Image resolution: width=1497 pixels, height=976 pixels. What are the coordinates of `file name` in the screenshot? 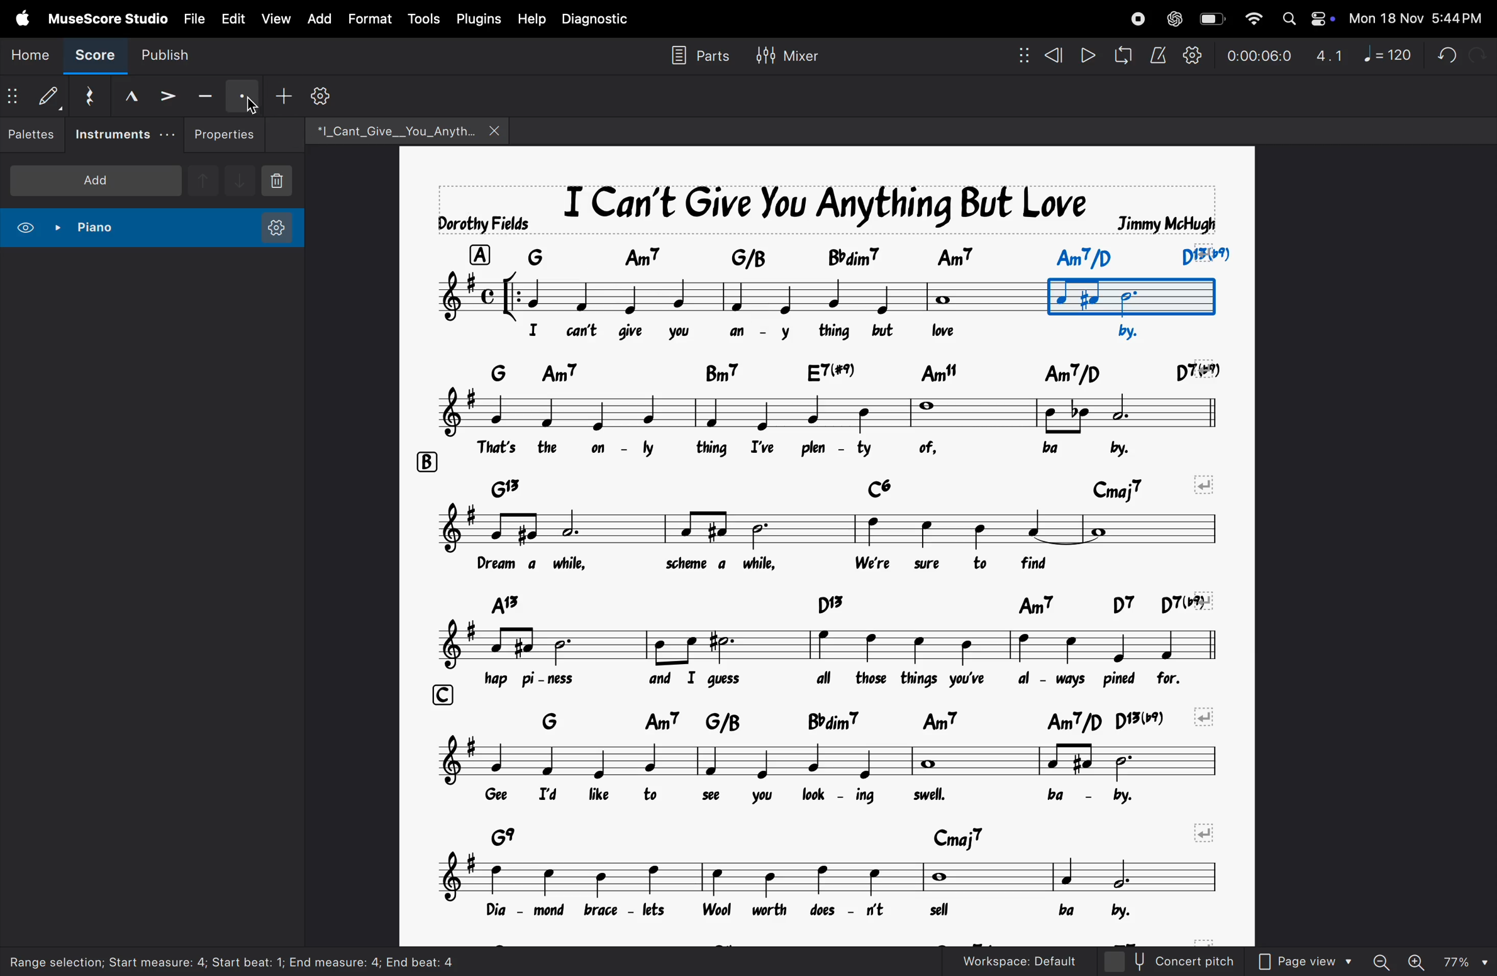 It's located at (406, 133).